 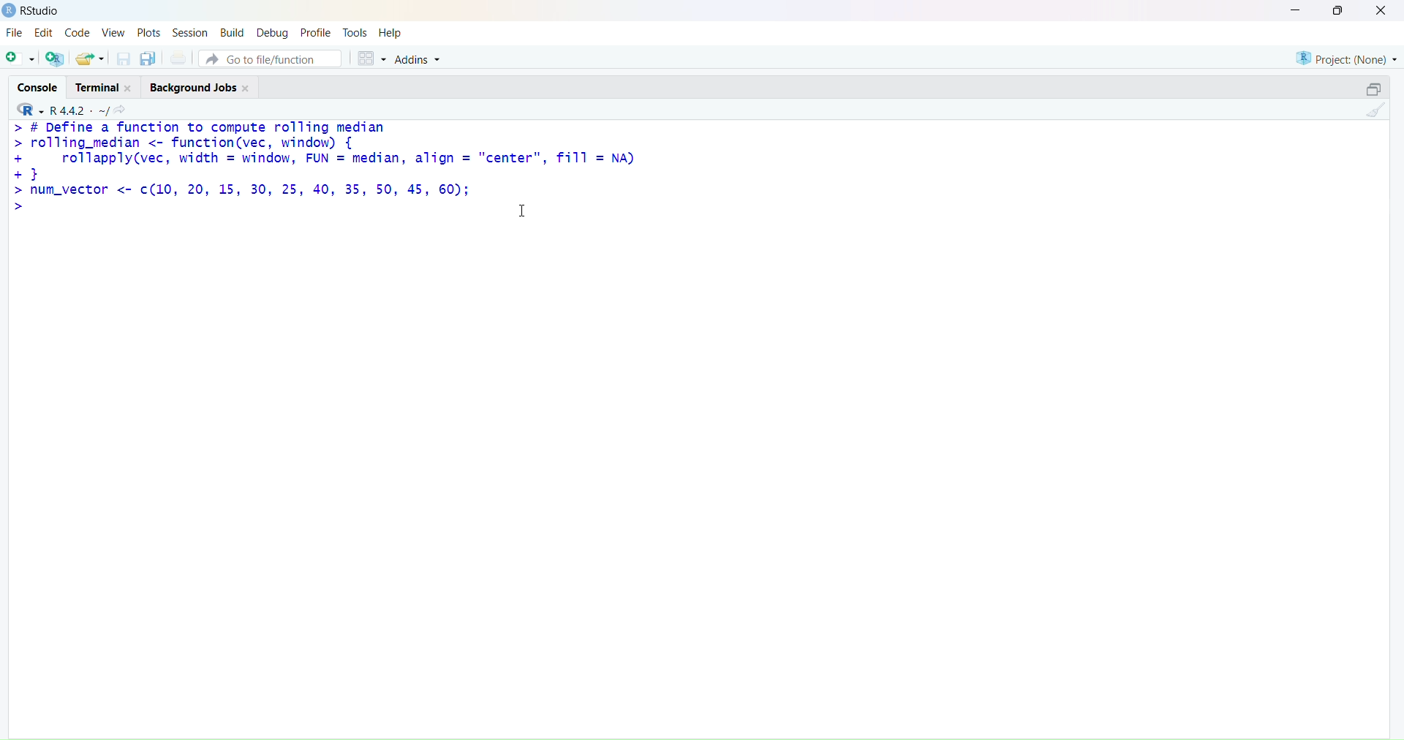 What do you see at coordinates (121, 109) in the screenshot?
I see `search icon` at bounding box center [121, 109].